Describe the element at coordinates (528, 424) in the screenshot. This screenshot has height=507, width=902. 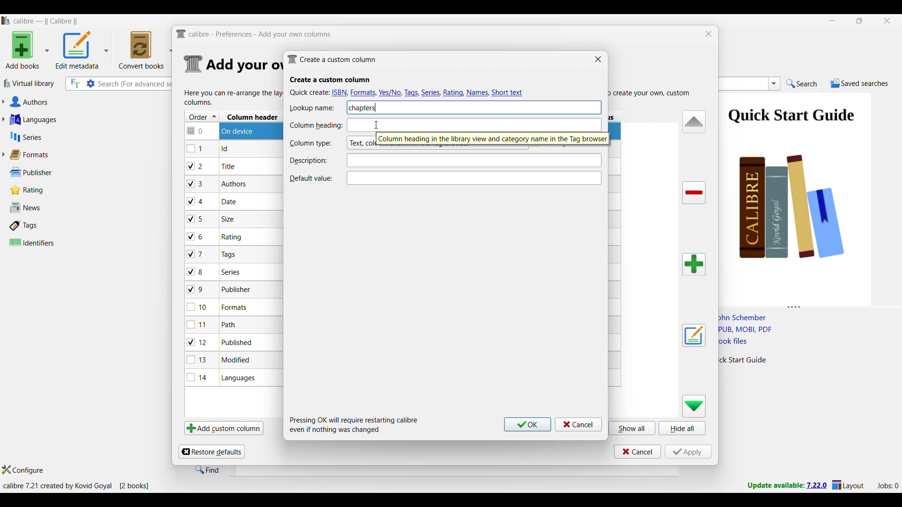
I see `Ok` at that location.